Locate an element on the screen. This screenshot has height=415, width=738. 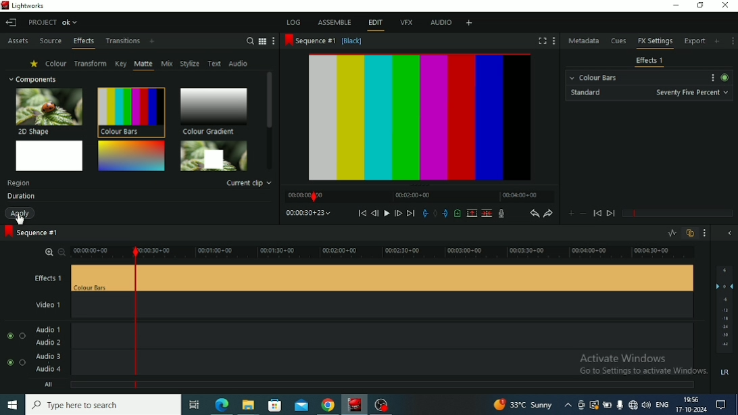
Move backward is located at coordinates (362, 213).